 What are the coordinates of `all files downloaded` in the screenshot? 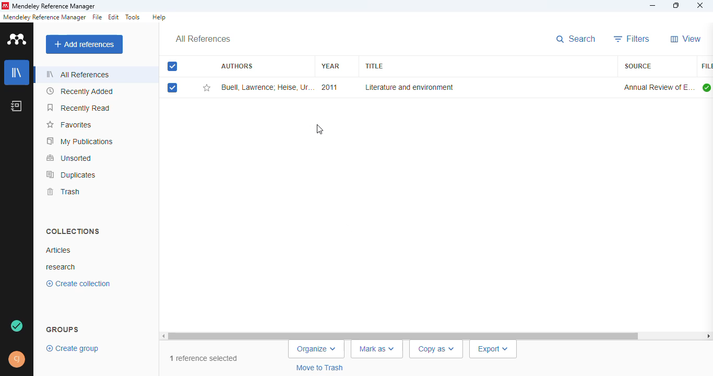 It's located at (707, 87).